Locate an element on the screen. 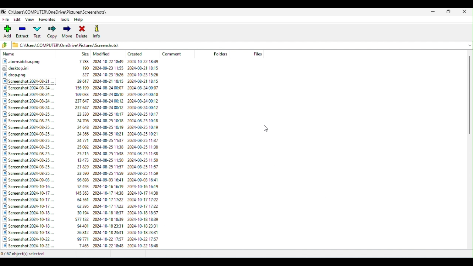 This screenshot has width=473, height=266. Help is located at coordinates (81, 19).